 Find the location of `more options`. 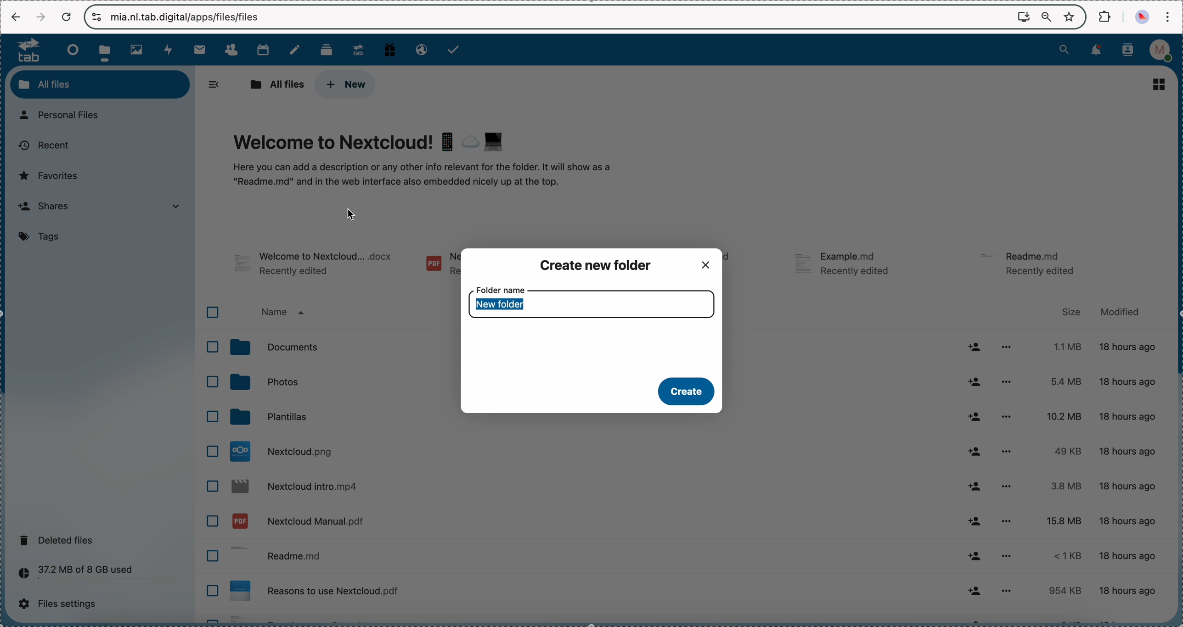

more options is located at coordinates (1012, 345).